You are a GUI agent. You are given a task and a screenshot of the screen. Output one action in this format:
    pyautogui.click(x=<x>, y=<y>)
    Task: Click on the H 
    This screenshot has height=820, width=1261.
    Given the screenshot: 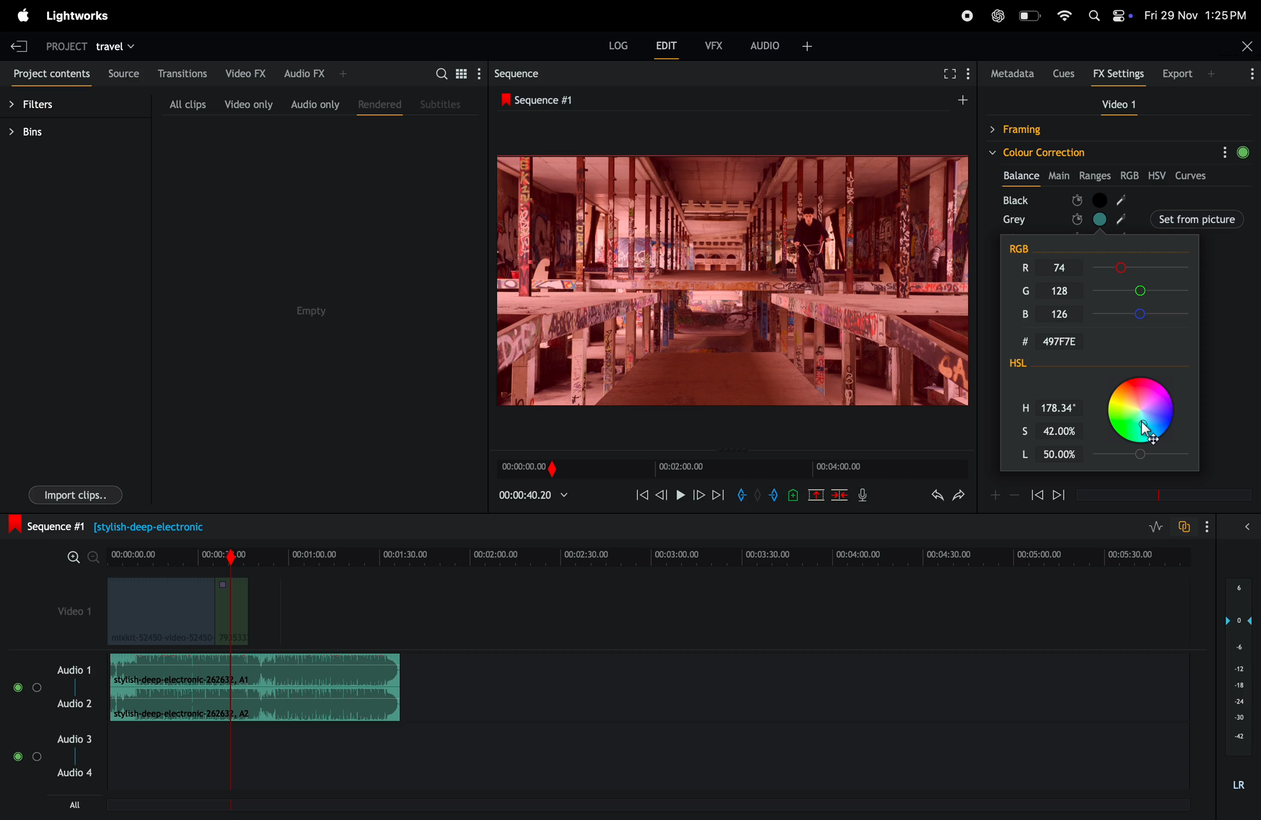 What is the action you would take?
    pyautogui.click(x=1019, y=406)
    